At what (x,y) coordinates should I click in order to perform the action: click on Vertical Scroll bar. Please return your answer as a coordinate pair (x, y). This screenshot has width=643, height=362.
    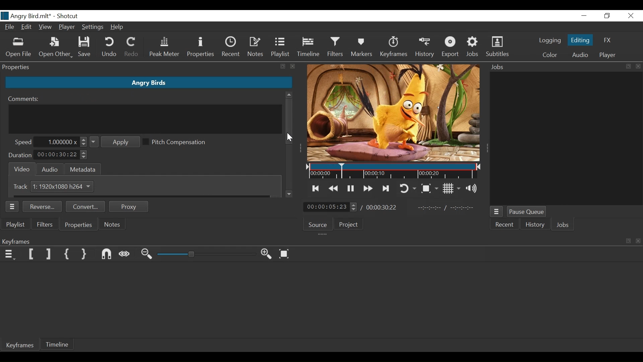
    Looking at the image, I should click on (288, 122).